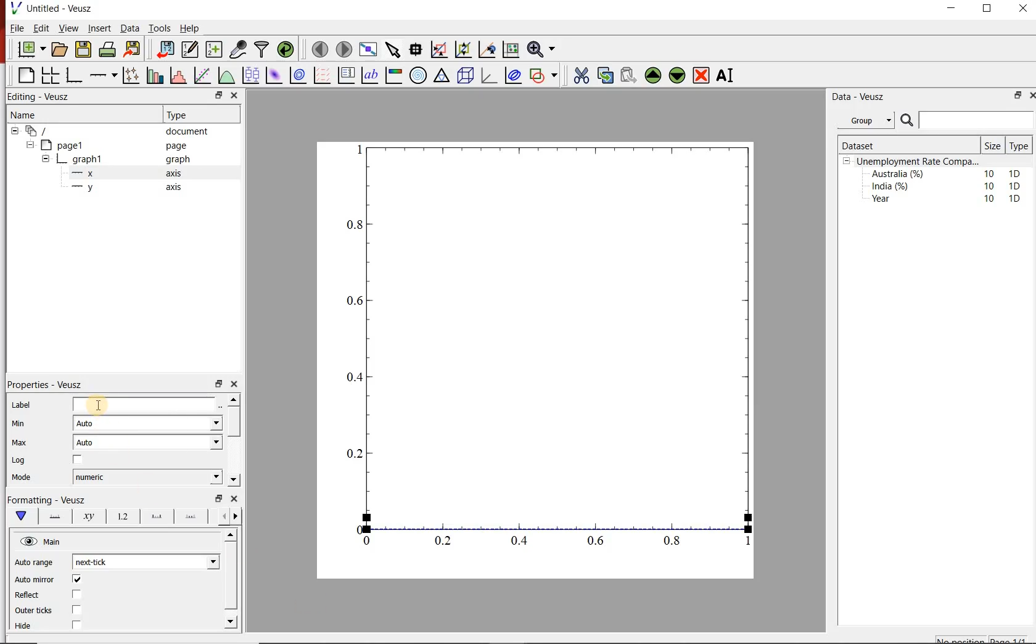  I want to click on numeric, so click(148, 477).